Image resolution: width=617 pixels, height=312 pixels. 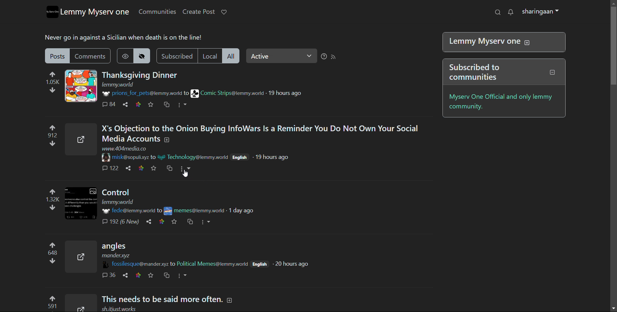 I want to click on favorites, so click(x=150, y=275).